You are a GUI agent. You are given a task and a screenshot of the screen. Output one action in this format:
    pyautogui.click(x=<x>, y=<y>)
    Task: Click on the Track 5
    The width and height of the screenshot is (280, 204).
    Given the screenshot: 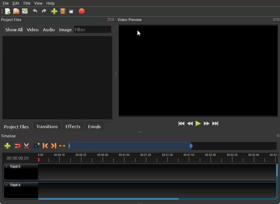 What is the action you would take?
    pyautogui.click(x=138, y=172)
    